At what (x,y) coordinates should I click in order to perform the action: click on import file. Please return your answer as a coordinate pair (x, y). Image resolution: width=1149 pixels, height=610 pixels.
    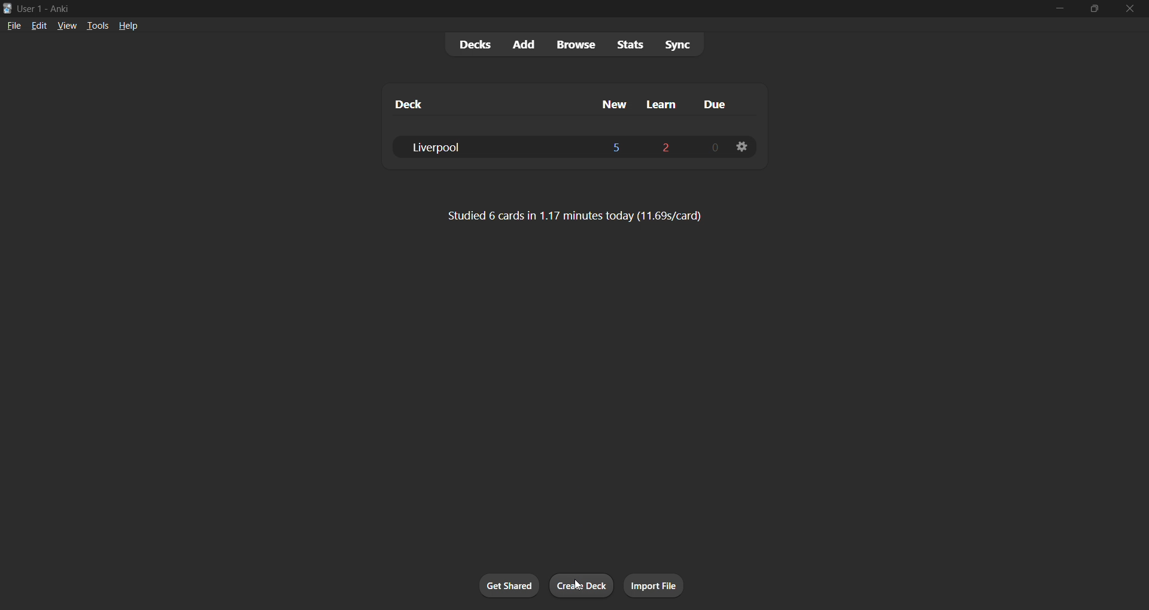
    Looking at the image, I should click on (653, 587).